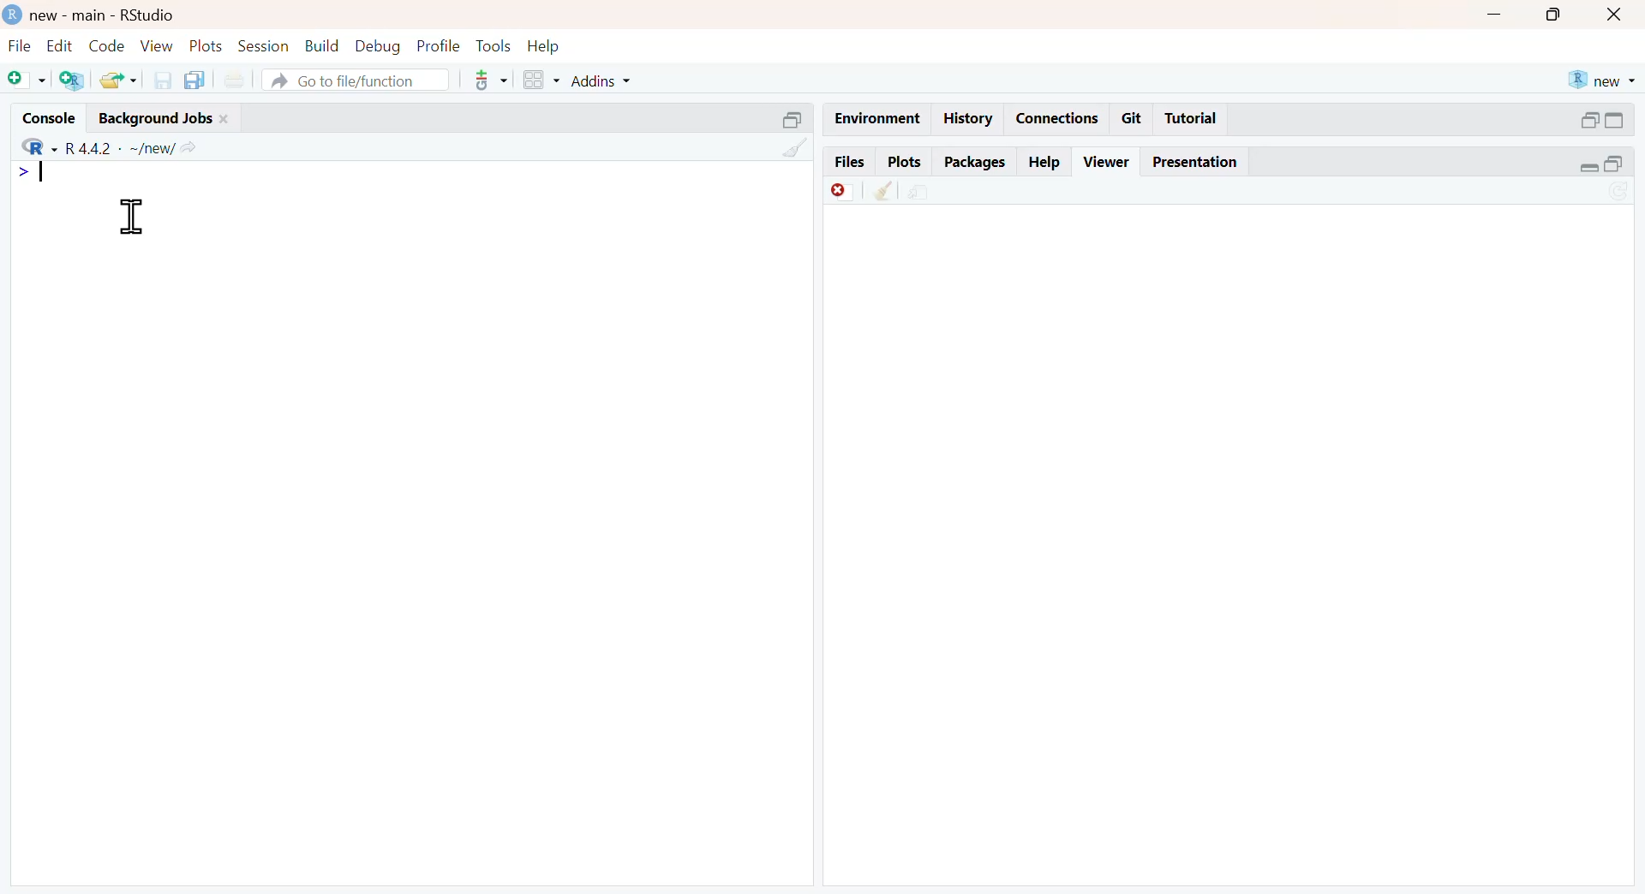 The width and height of the screenshot is (1645, 894). I want to click on Minimise , so click(1498, 14).